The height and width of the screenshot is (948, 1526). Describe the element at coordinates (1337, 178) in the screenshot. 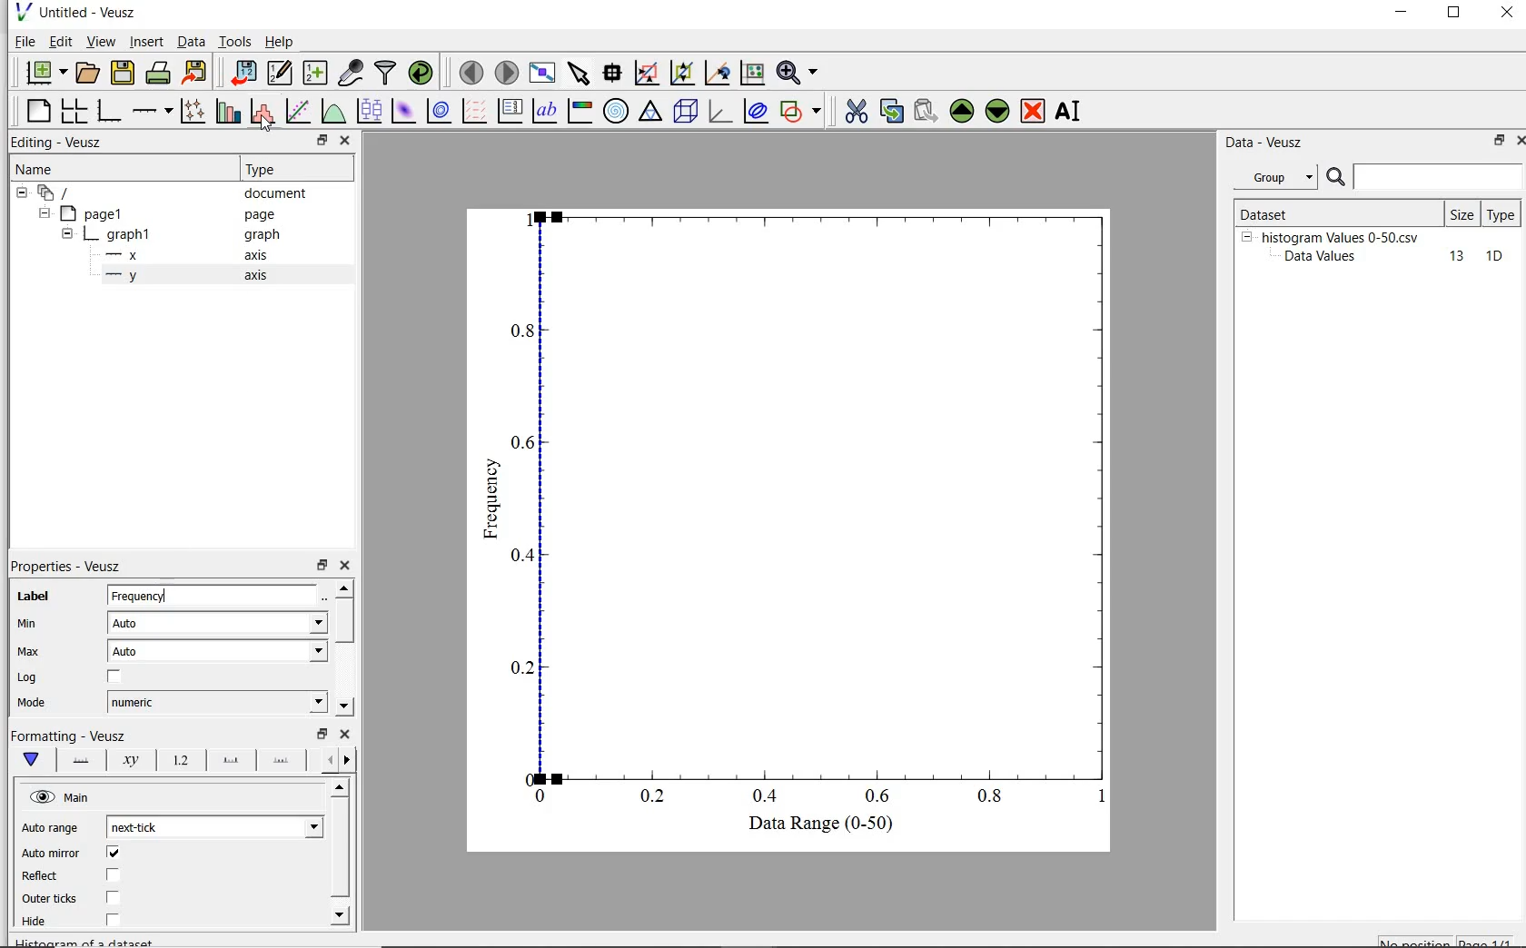

I see `search` at that location.